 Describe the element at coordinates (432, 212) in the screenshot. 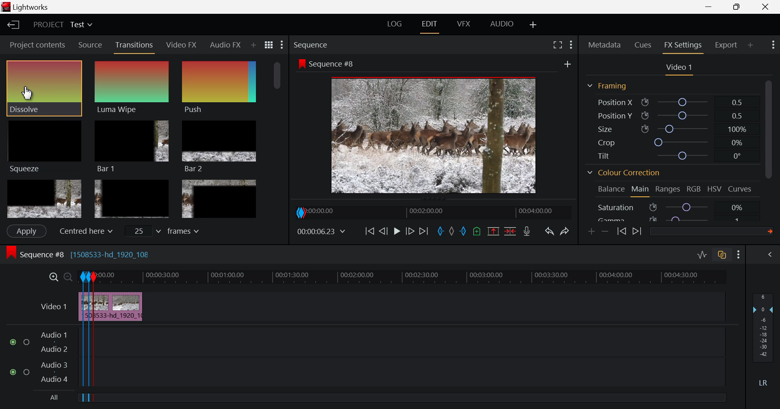

I see `Project Timeline Navigator` at that location.